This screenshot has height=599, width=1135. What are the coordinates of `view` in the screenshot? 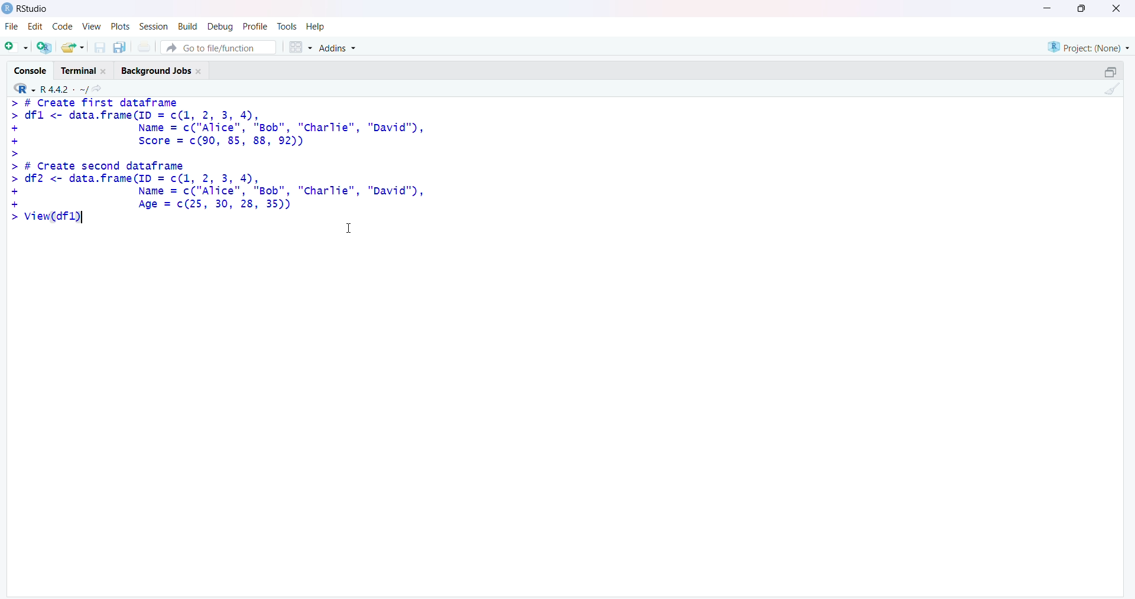 It's located at (92, 27).